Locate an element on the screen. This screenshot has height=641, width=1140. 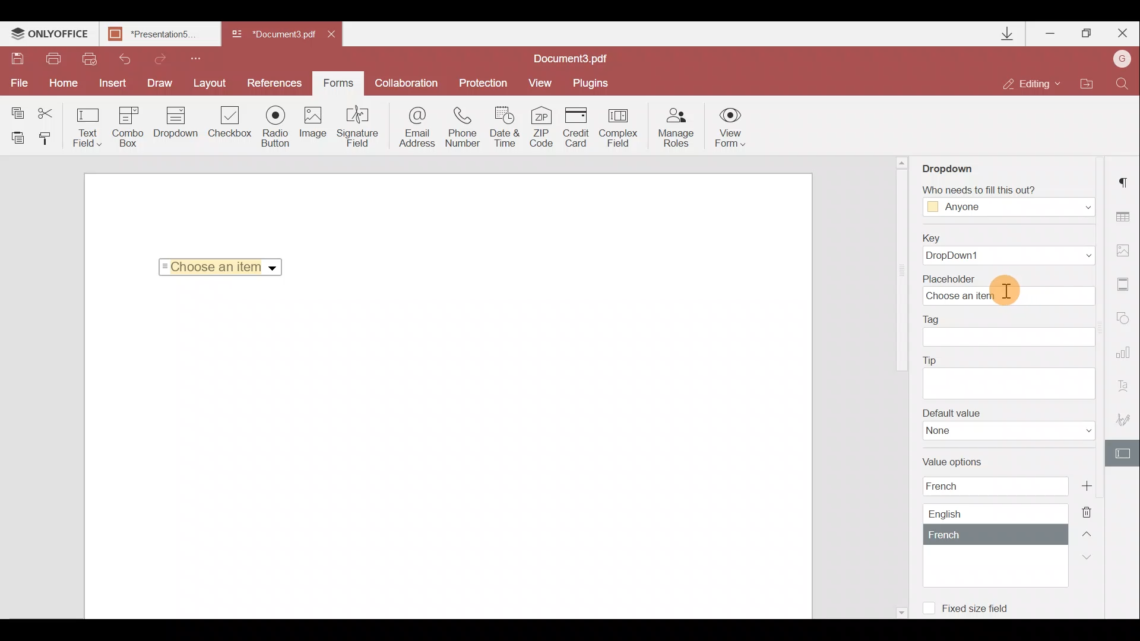
Date & time is located at coordinates (506, 129).